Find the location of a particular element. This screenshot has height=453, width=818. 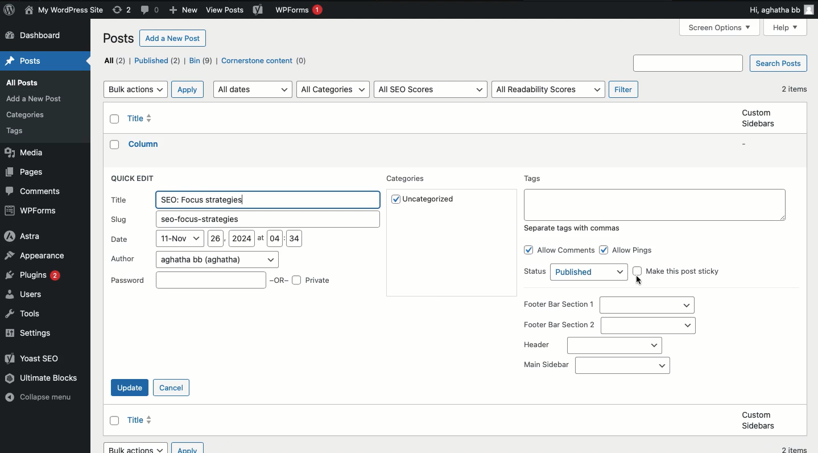

Plugins is located at coordinates (32, 275).